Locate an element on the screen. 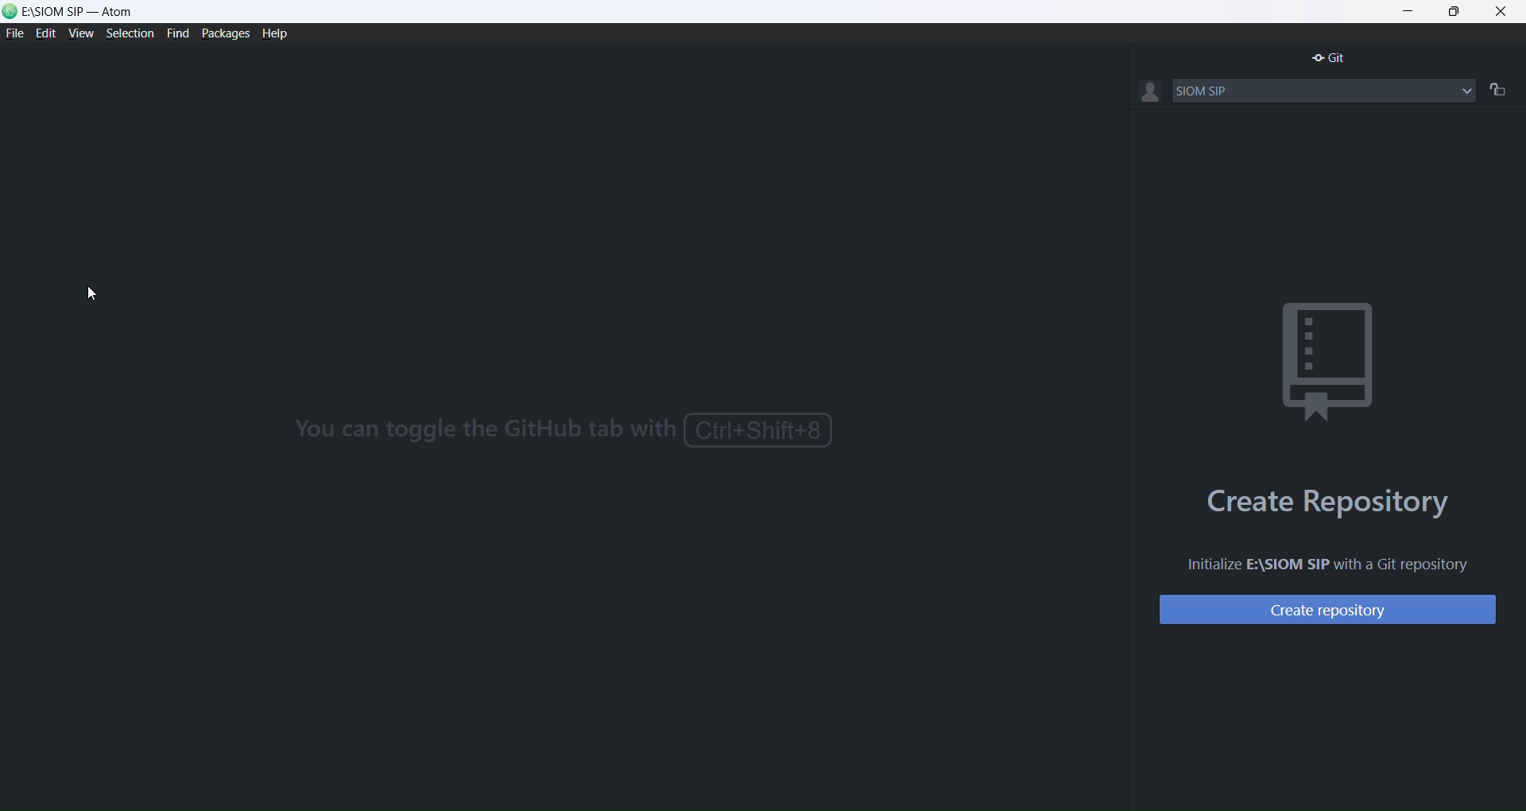  Create Repository Initialize E:\SIOM SIP with a Git repository is located at coordinates (1321, 525).